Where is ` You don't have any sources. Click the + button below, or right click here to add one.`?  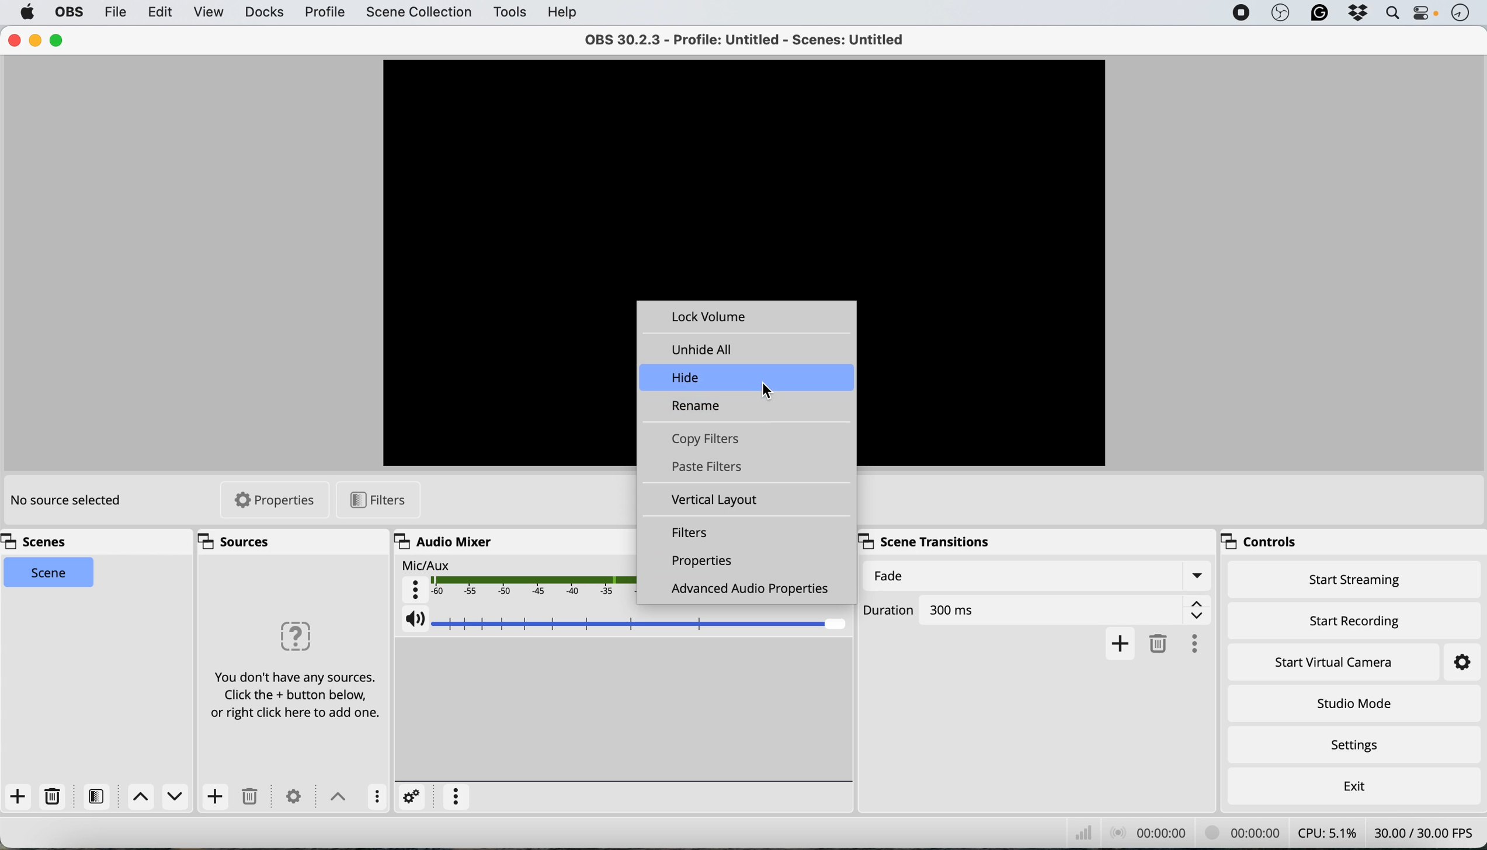  You don't have any sources. Click the + button below, or right click here to add one. is located at coordinates (293, 671).